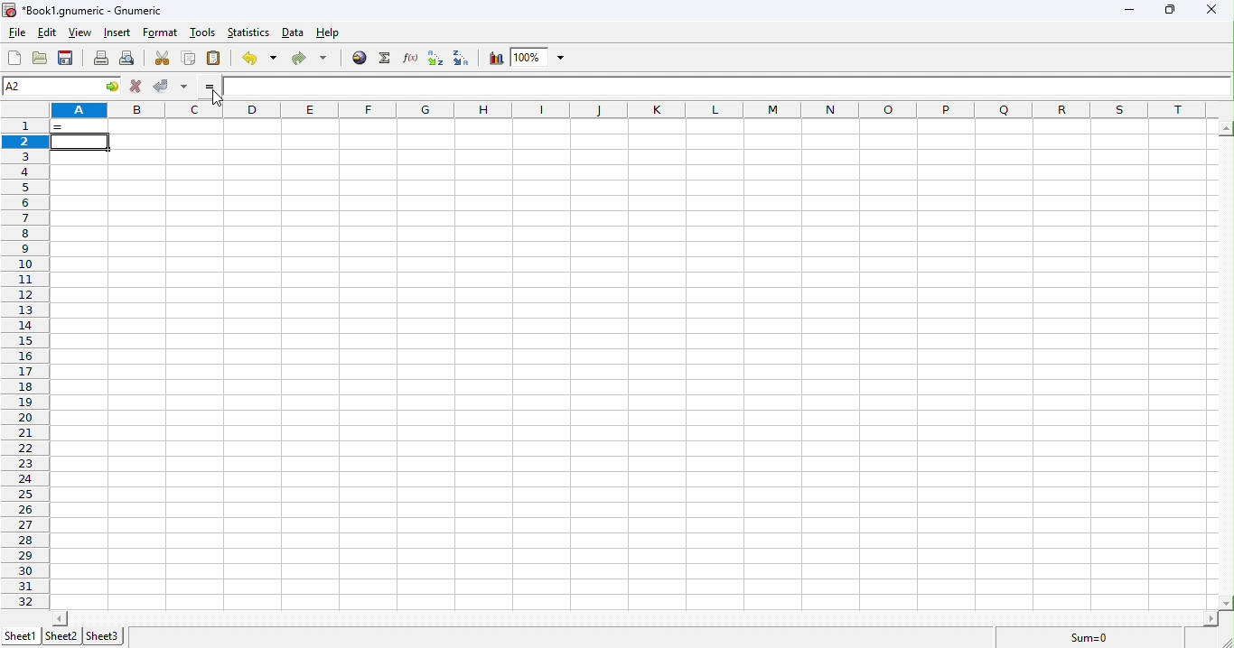 The height and width of the screenshot is (648, 1234). What do you see at coordinates (628, 618) in the screenshot?
I see `space for horizontal scroll bar` at bounding box center [628, 618].